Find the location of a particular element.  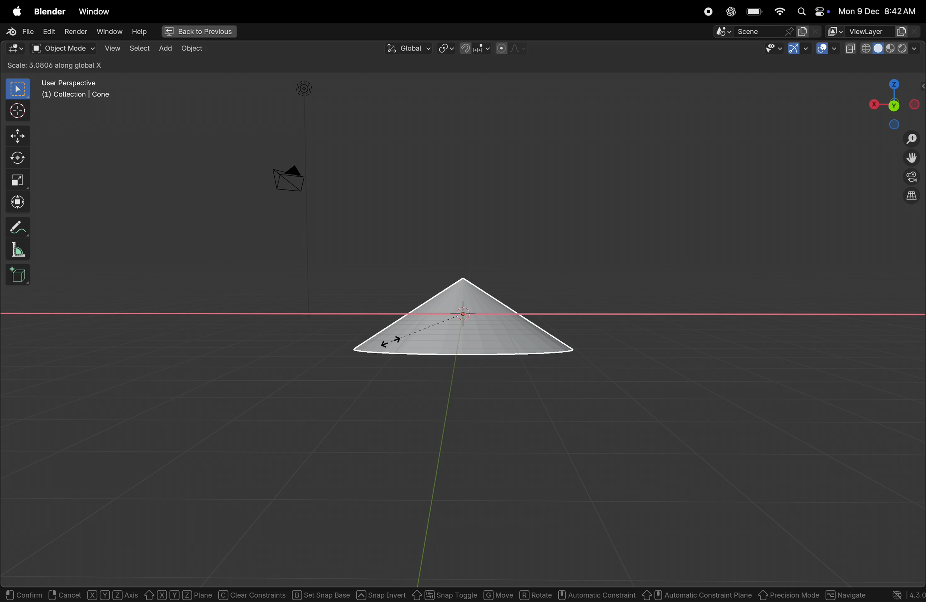

Object is located at coordinates (194, 49).